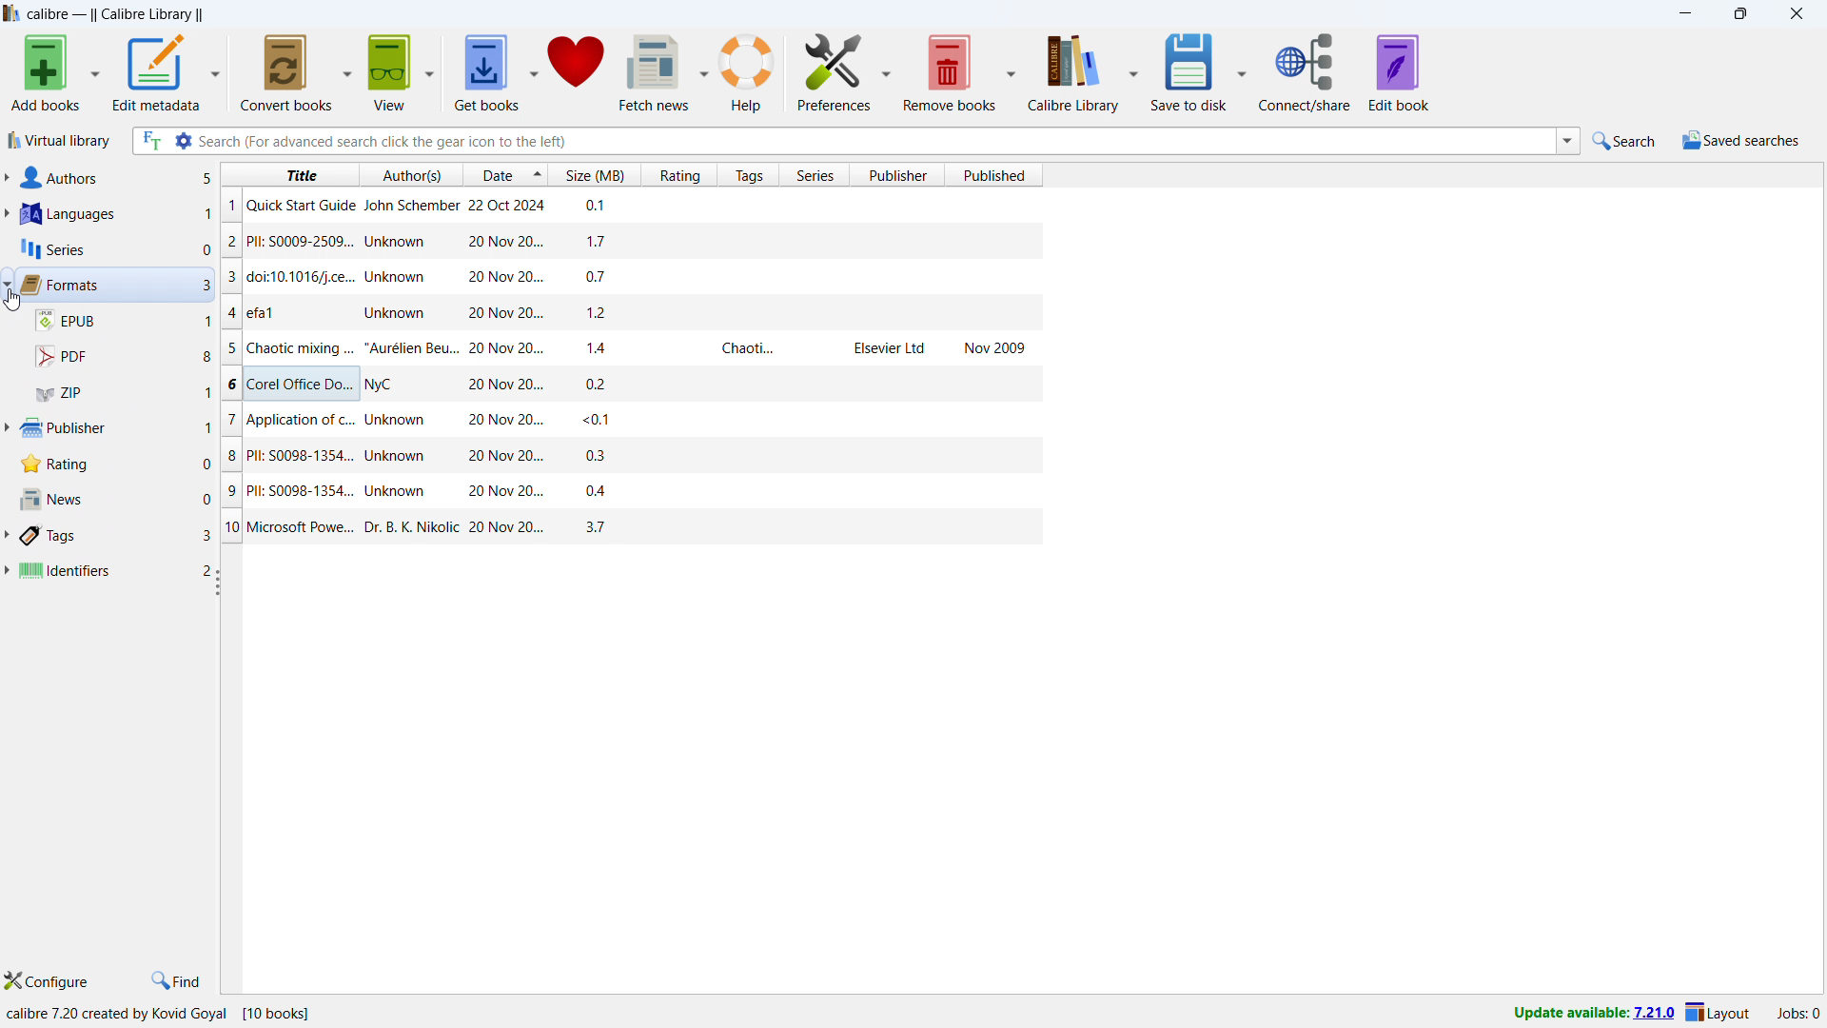 The height and width of the screenshot is (1028, 1827). What do you see at coordinates (1797, 12) in the screenshot?
I see `close` at bounding box center [1797, 12].